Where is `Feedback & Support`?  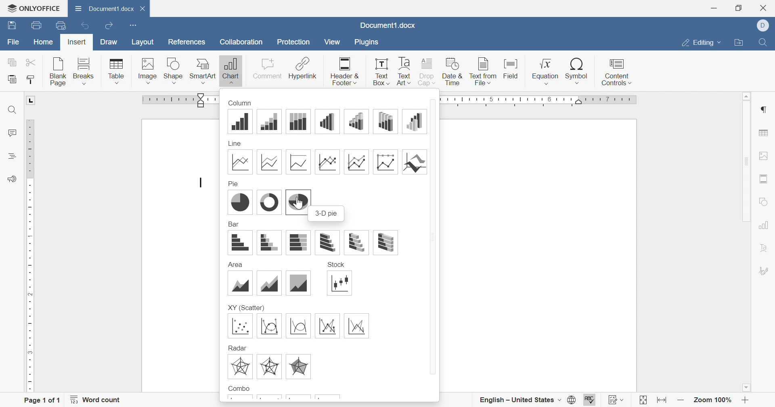 Feedback & Support is located at coordinates (12, 178).